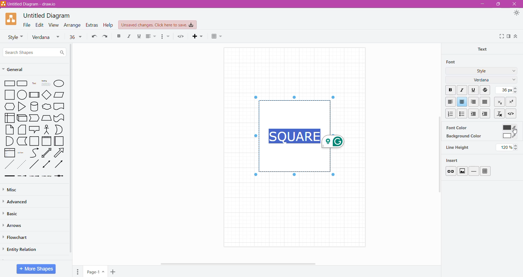 This screenshot has height=277, width=523. What do you see at coordinates (509, 127) in the screenshot?
I see `Click to select Font Color` at bounding box center [509, 127].